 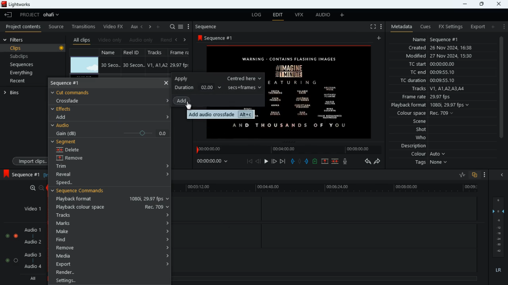 What do you see at coordinates (423, 114) in the screenshot?
I see `colour space` at bounding box center [423, 114].